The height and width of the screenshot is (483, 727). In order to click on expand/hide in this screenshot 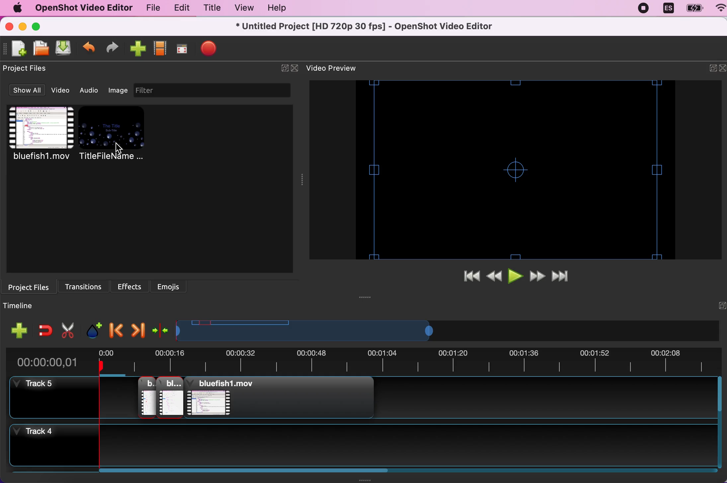, I will do `click(708, 69)`.